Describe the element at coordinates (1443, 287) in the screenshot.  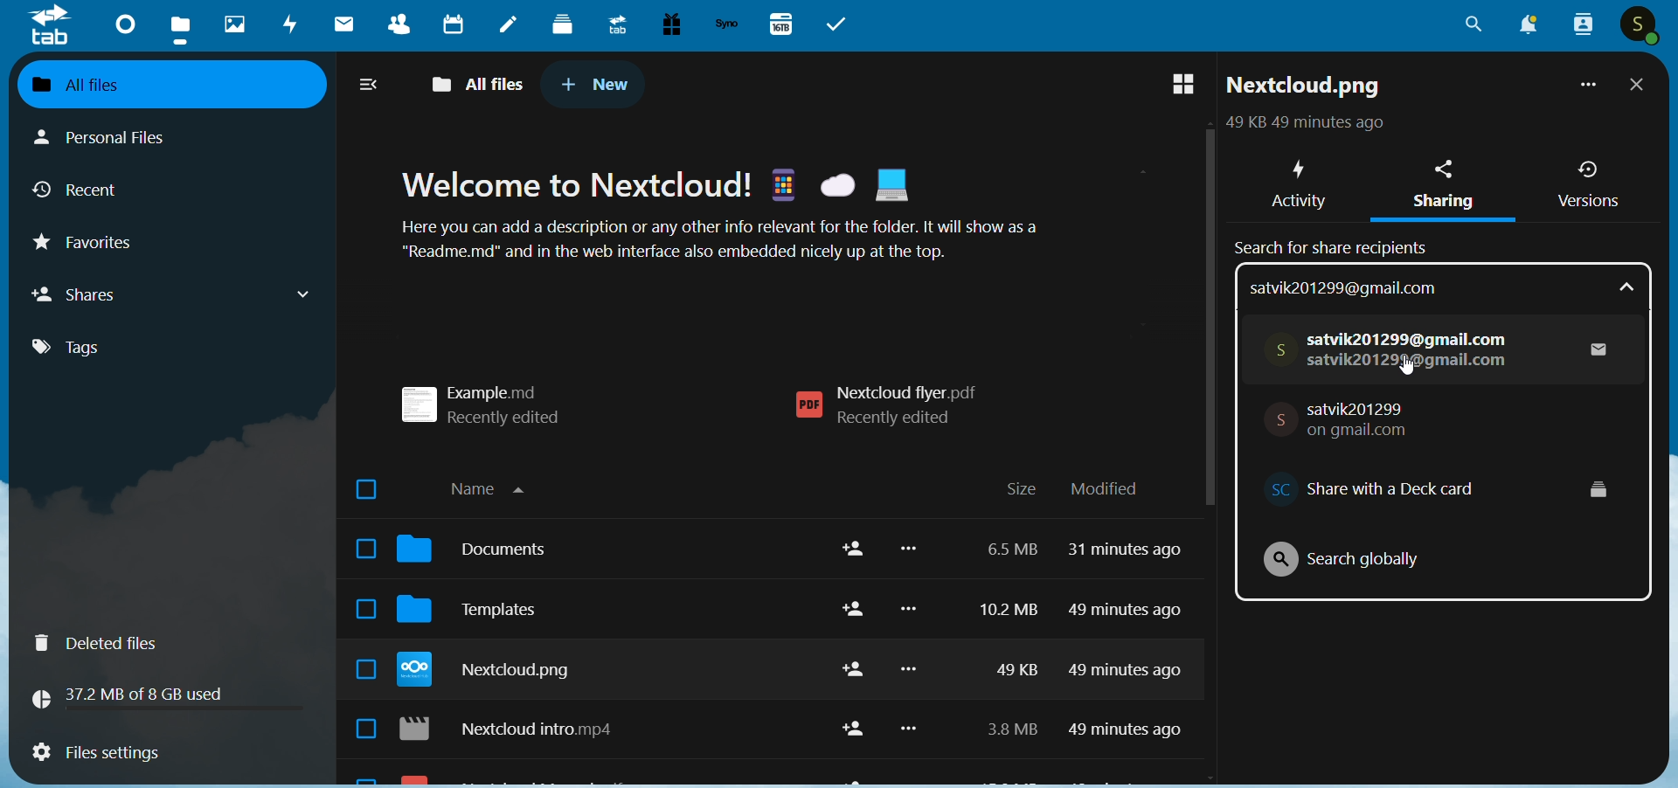
I see `email search` at that location.